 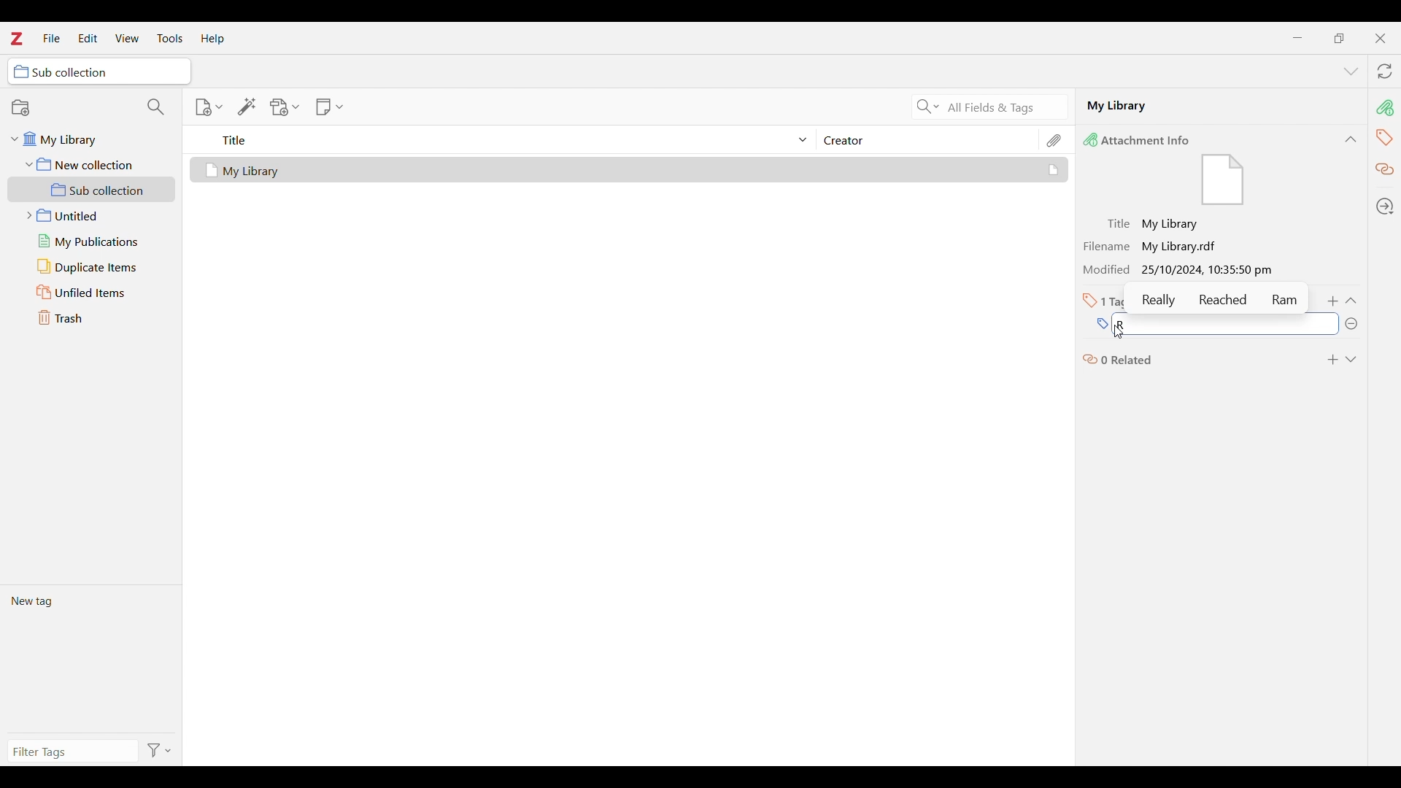 I want to click on Add item/s by identifier, so click(x=247, y=107).